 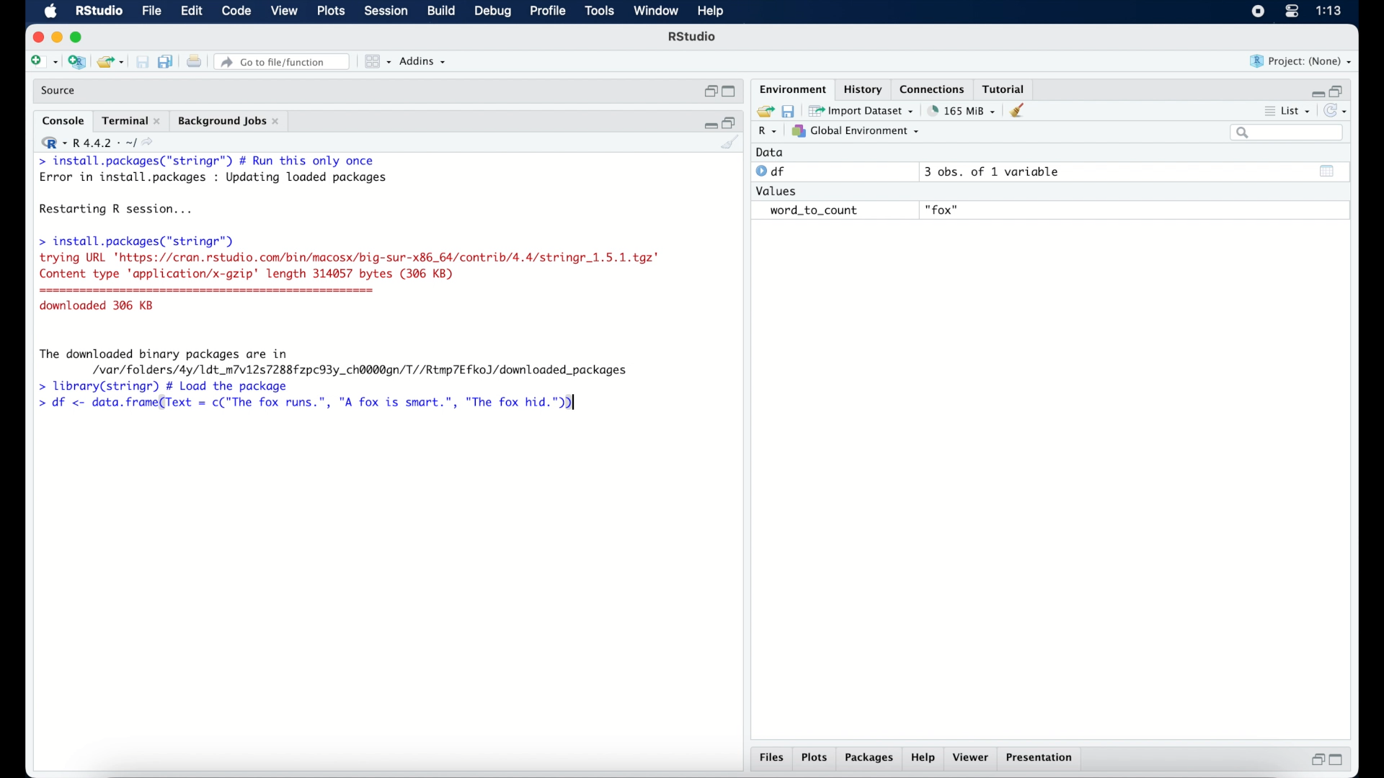 I want to click on presentation, so click(x=1042, y=759).